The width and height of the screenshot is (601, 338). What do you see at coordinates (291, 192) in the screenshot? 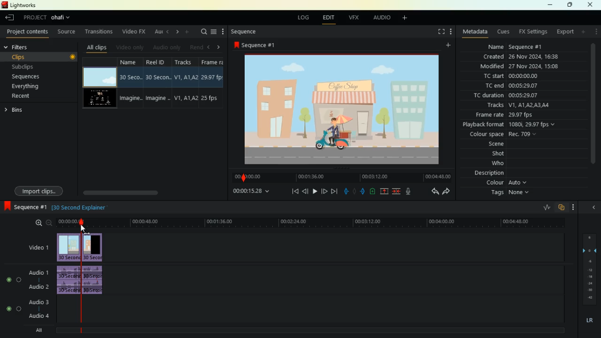
I see `beggining` at bounding box center [291, 192].